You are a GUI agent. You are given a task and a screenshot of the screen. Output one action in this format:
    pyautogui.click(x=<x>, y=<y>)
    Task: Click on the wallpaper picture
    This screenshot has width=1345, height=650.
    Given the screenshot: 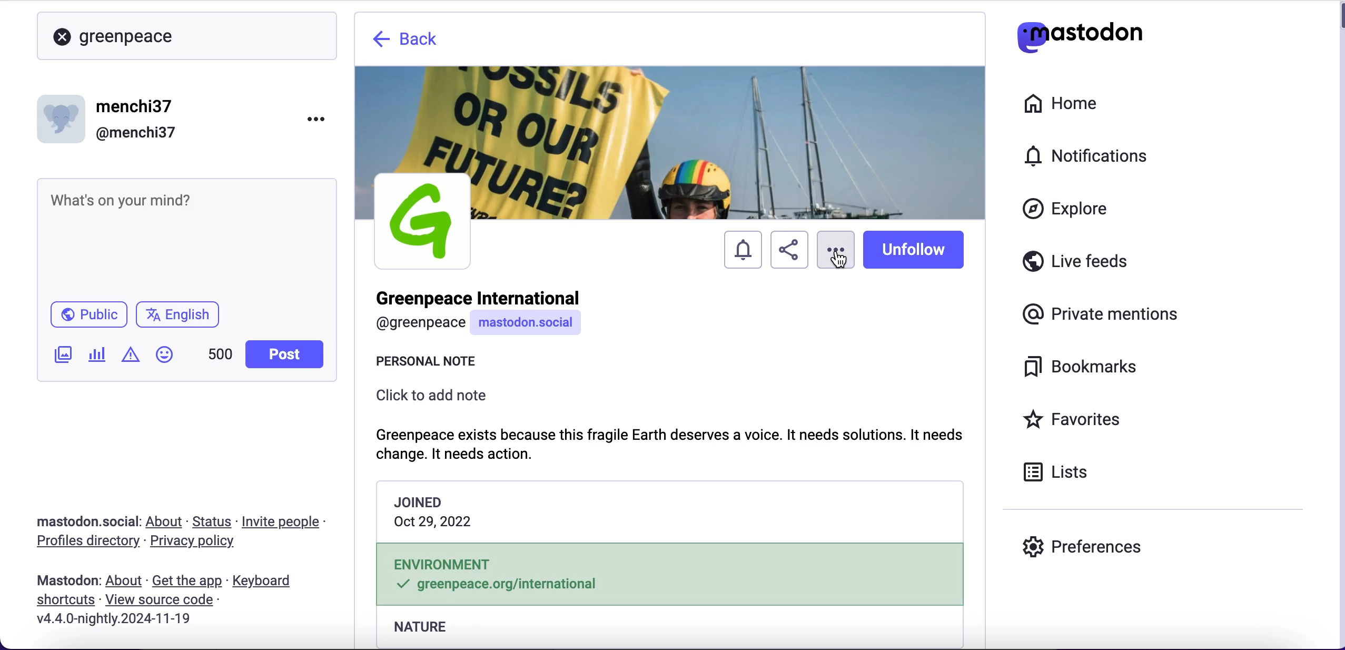 What is the action you would take?
    pyautogui.click(x=671, y=118)
    